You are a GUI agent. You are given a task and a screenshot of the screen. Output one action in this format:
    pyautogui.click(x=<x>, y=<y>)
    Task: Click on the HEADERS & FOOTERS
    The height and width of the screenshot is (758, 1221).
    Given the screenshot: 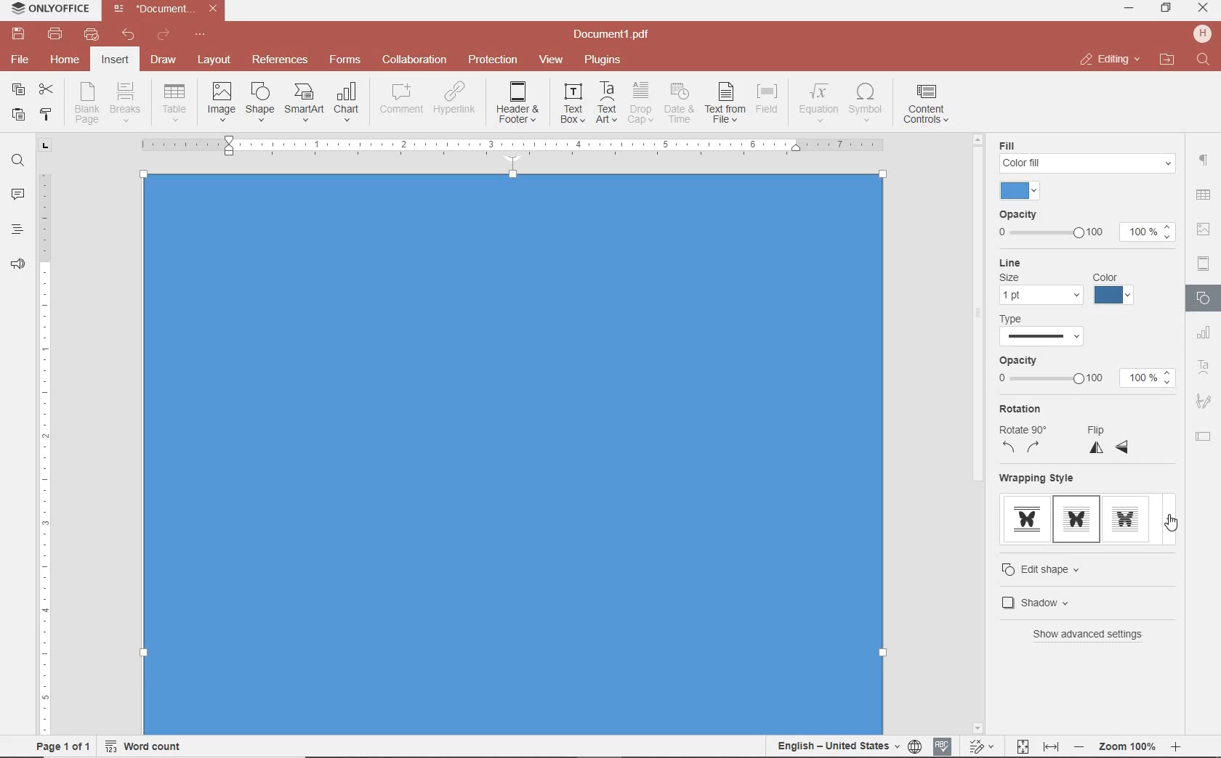 What is the action you would take?
    pyautogui.click(x=1204, y=264)
    